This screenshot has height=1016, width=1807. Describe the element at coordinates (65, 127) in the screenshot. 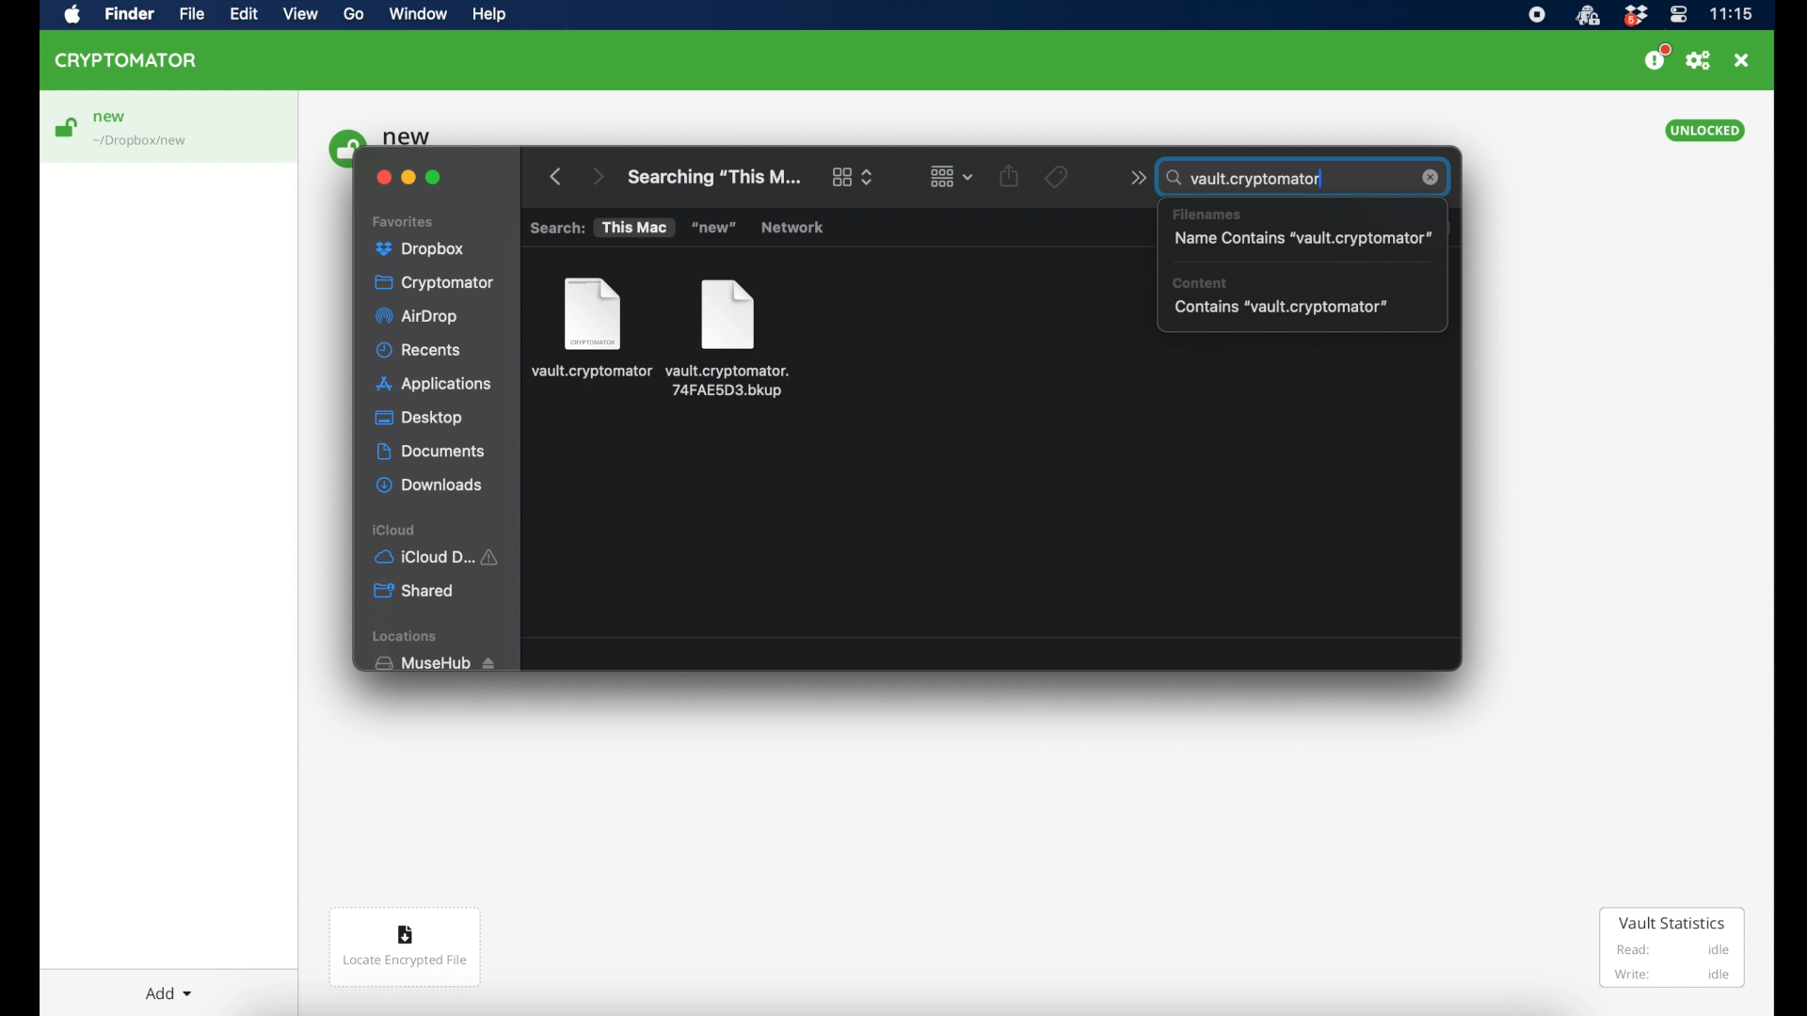

I see `unlock` at that location.